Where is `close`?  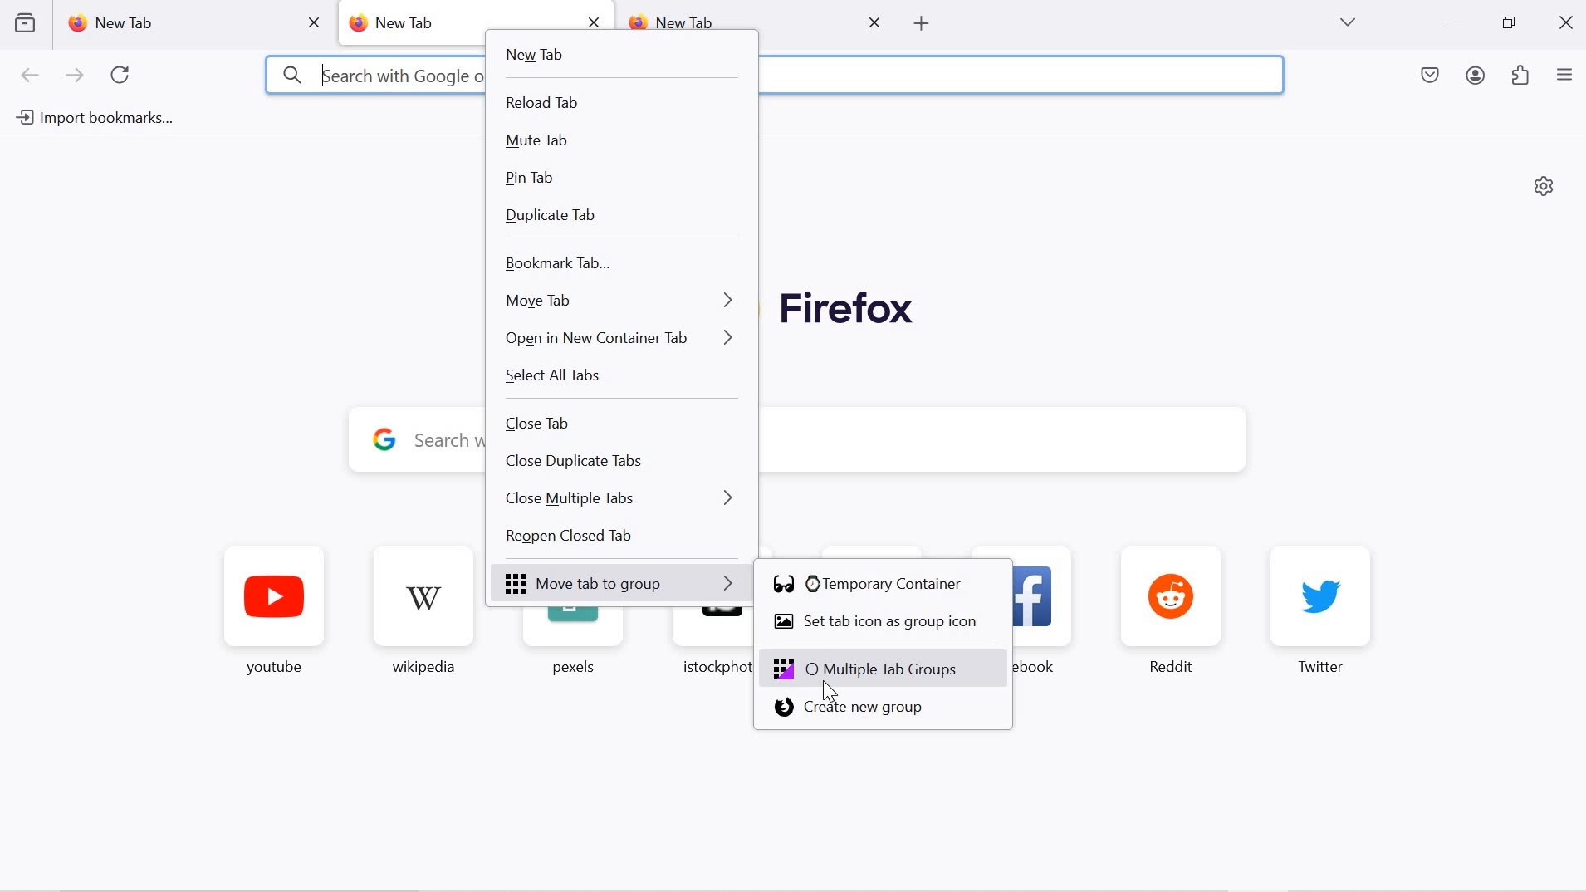 close is located at coordinates (877, 21).